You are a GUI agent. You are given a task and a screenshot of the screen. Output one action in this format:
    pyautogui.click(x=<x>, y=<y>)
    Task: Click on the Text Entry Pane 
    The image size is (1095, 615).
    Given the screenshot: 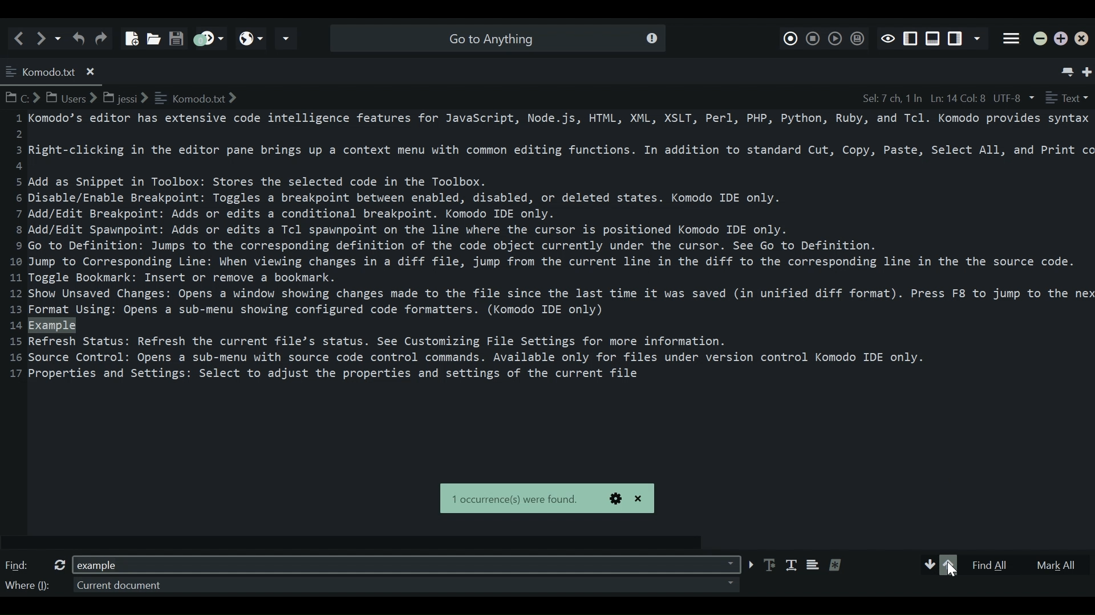 What is the action you would take?
    pyautogui.click(x=546, y=293)
    